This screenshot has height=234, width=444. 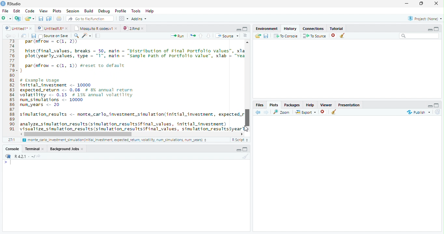 What do you see at coordinates (120, 11) in the screenshot?
I see `Profile` at bounding box center [120, 11].